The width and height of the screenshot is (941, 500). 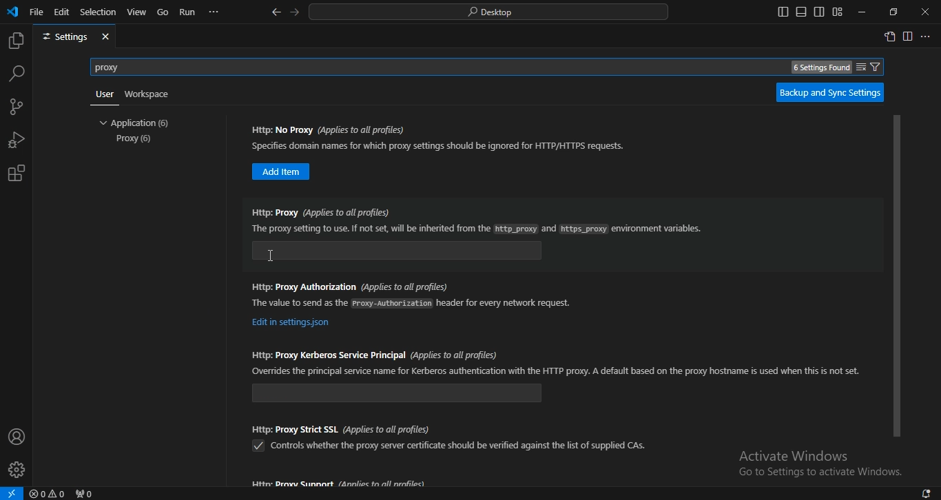 What do you see at coordinates (397, 393) in the screenshot?
I see `https: proxy kerberos service principal` at bounding box center [397, 393].